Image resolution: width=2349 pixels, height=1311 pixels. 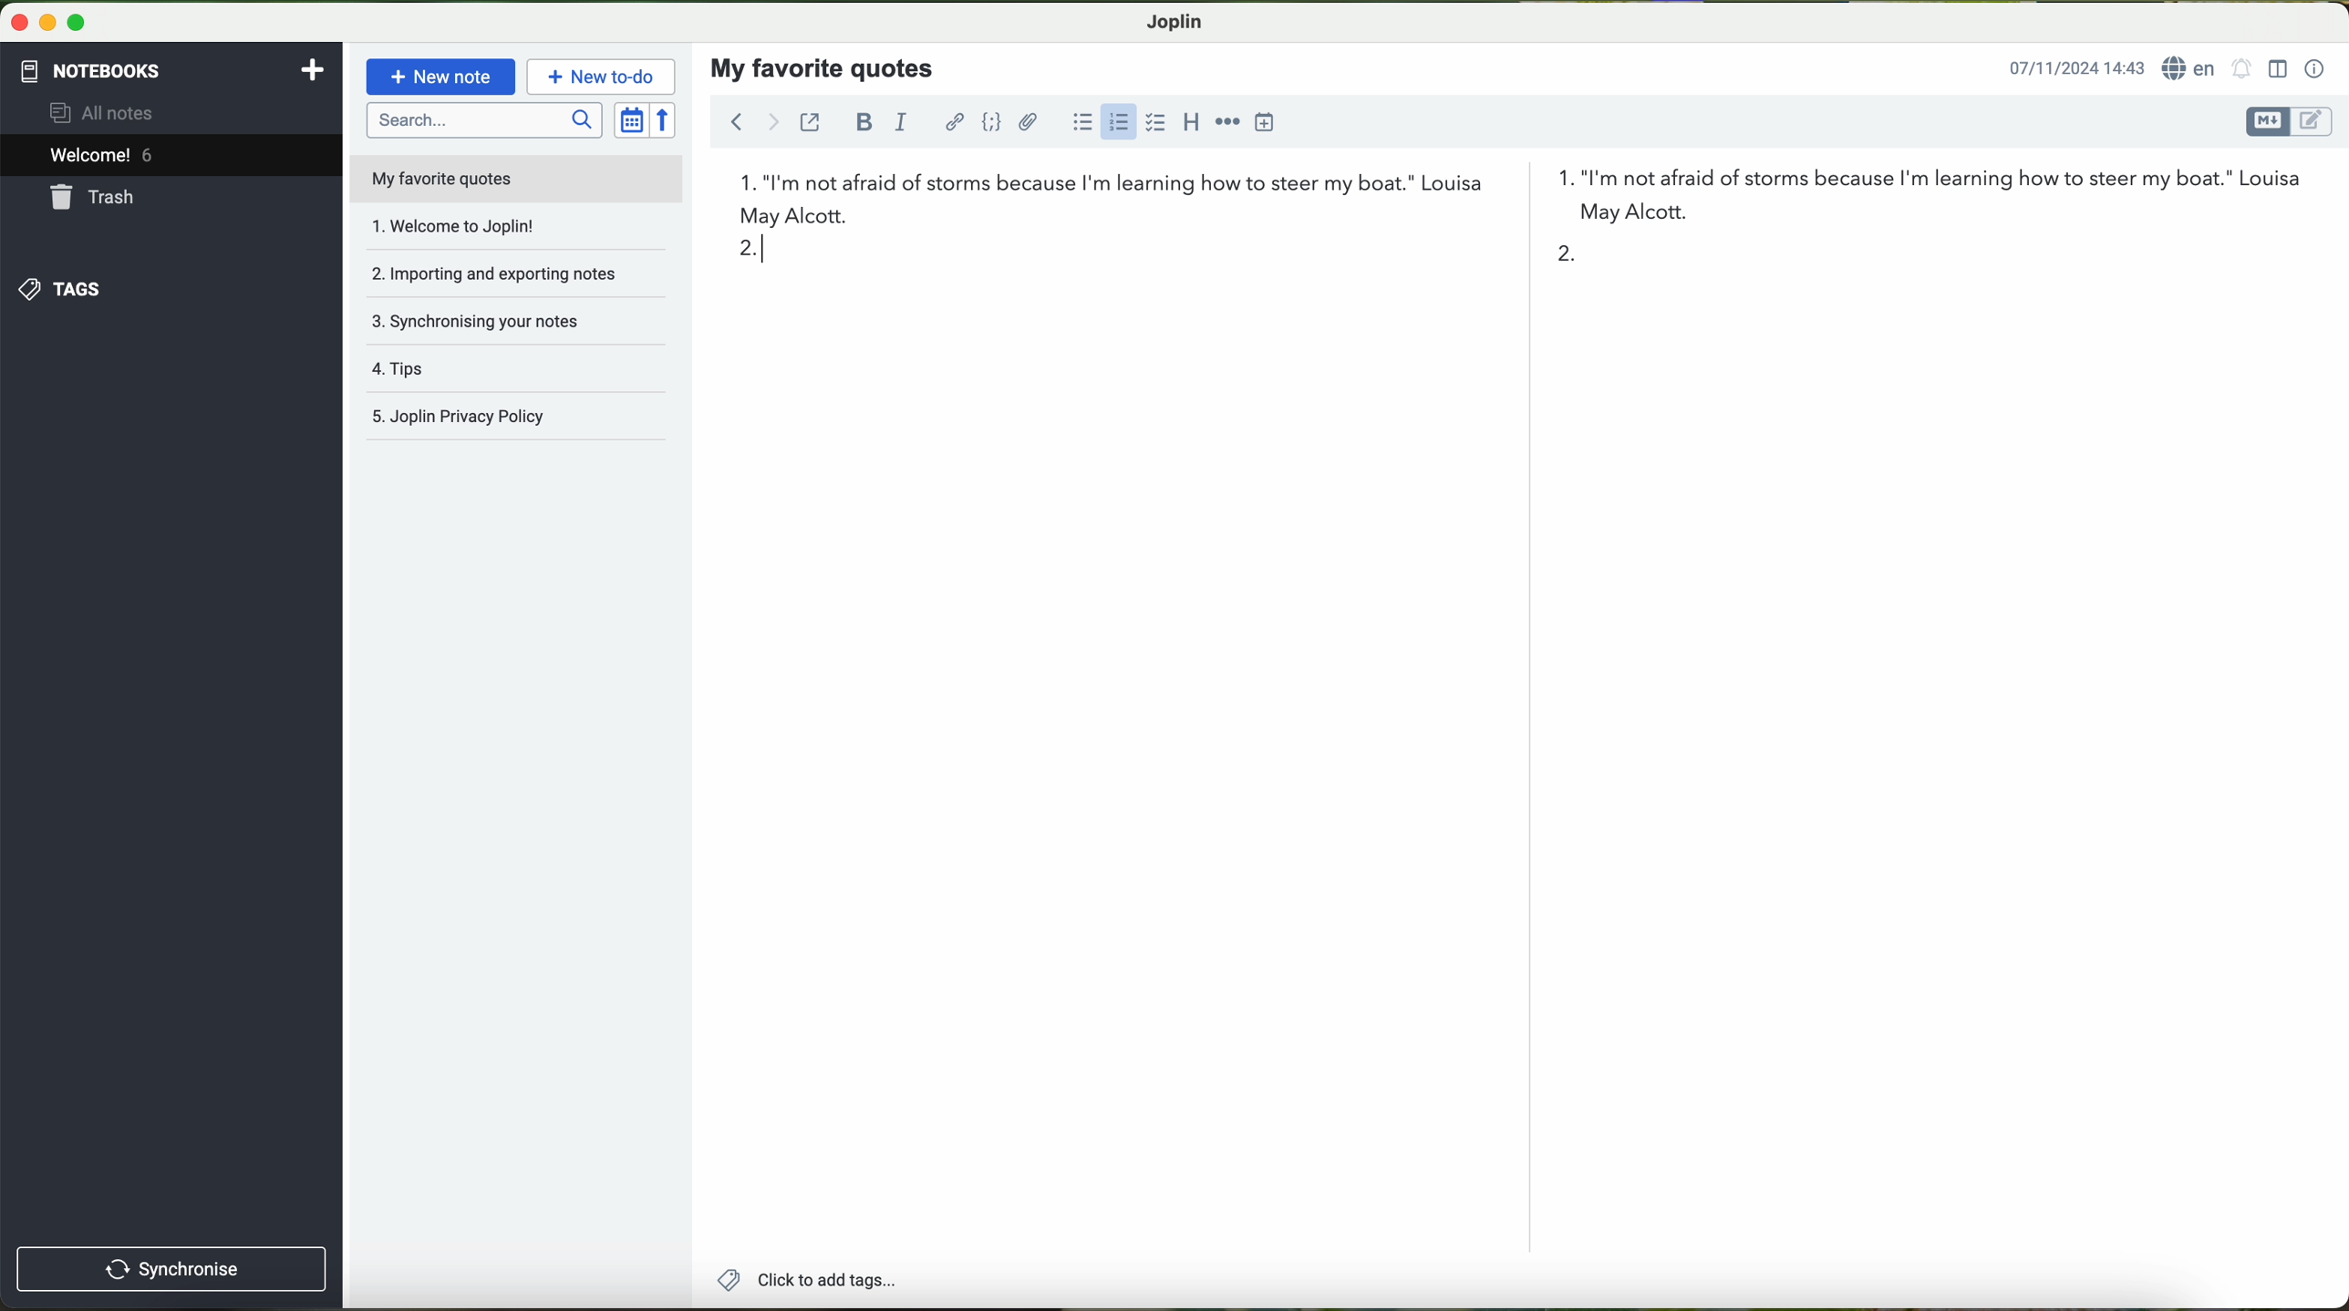 I want to click on date and hour, so click(x=2075, y=67).